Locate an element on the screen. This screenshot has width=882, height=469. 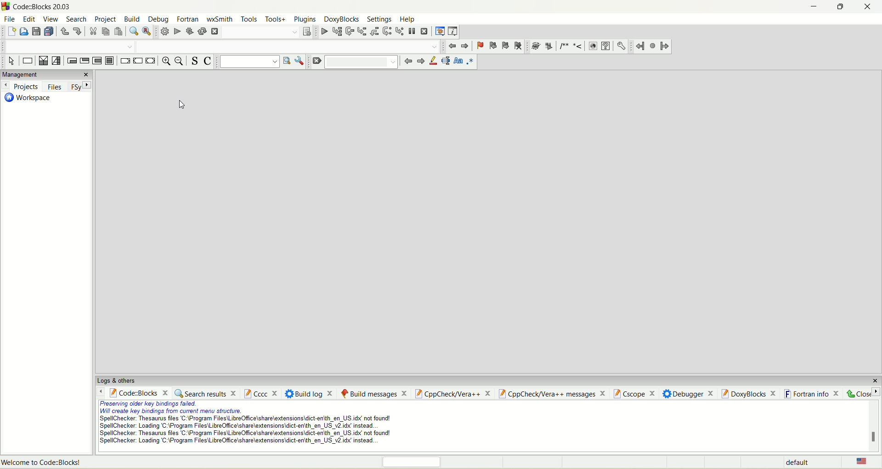
Run doxywizard is located at coordinates (534, 46).